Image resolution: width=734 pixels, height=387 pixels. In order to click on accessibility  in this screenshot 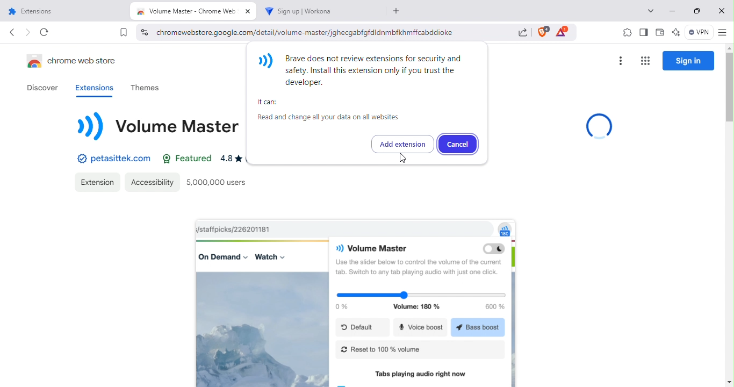, I will do `click(150, 182)`.